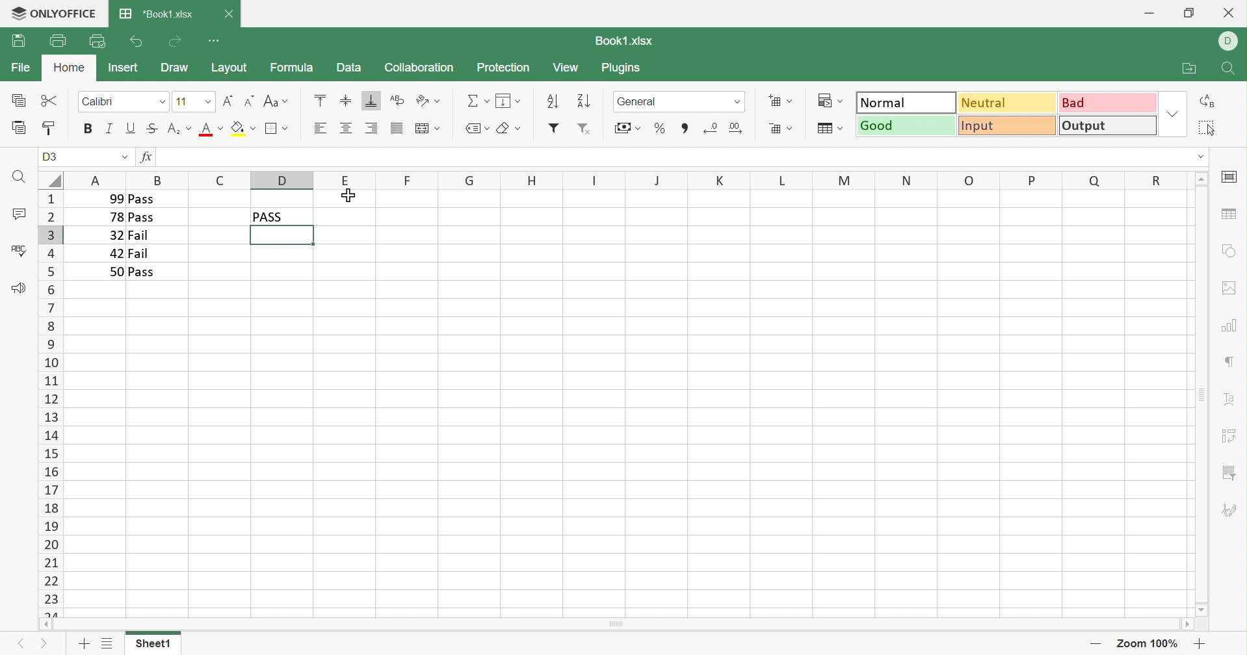  What do you see at coordinates (585, 101) in the screenshot?
I see `Sort descending` at bounding box center [585, 101].